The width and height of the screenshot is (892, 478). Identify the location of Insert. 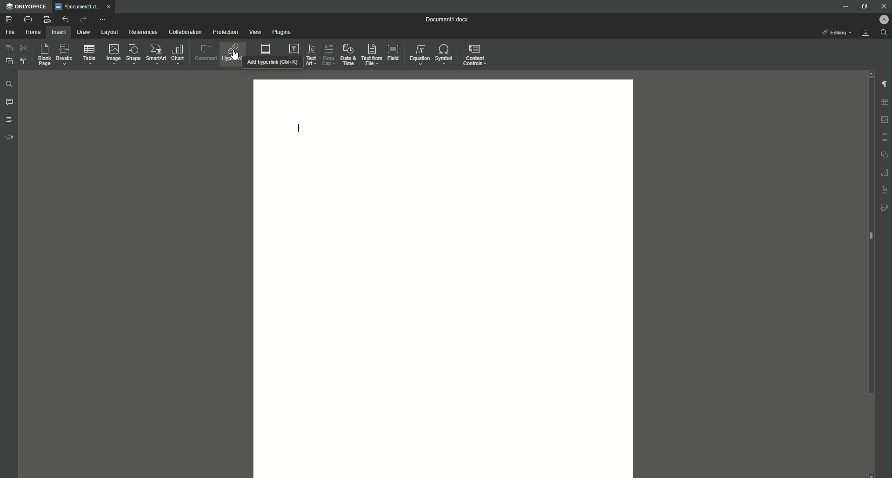
(60, 32).